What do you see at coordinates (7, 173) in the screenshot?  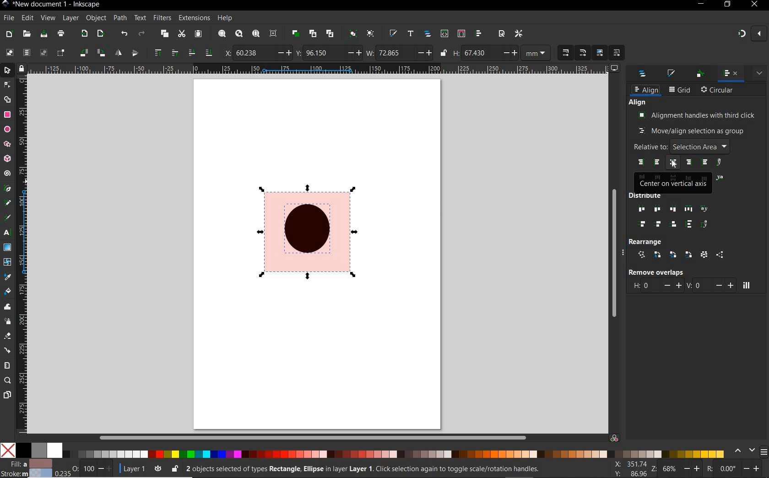 I see `spiral tool` at bounding box center [7, 173].